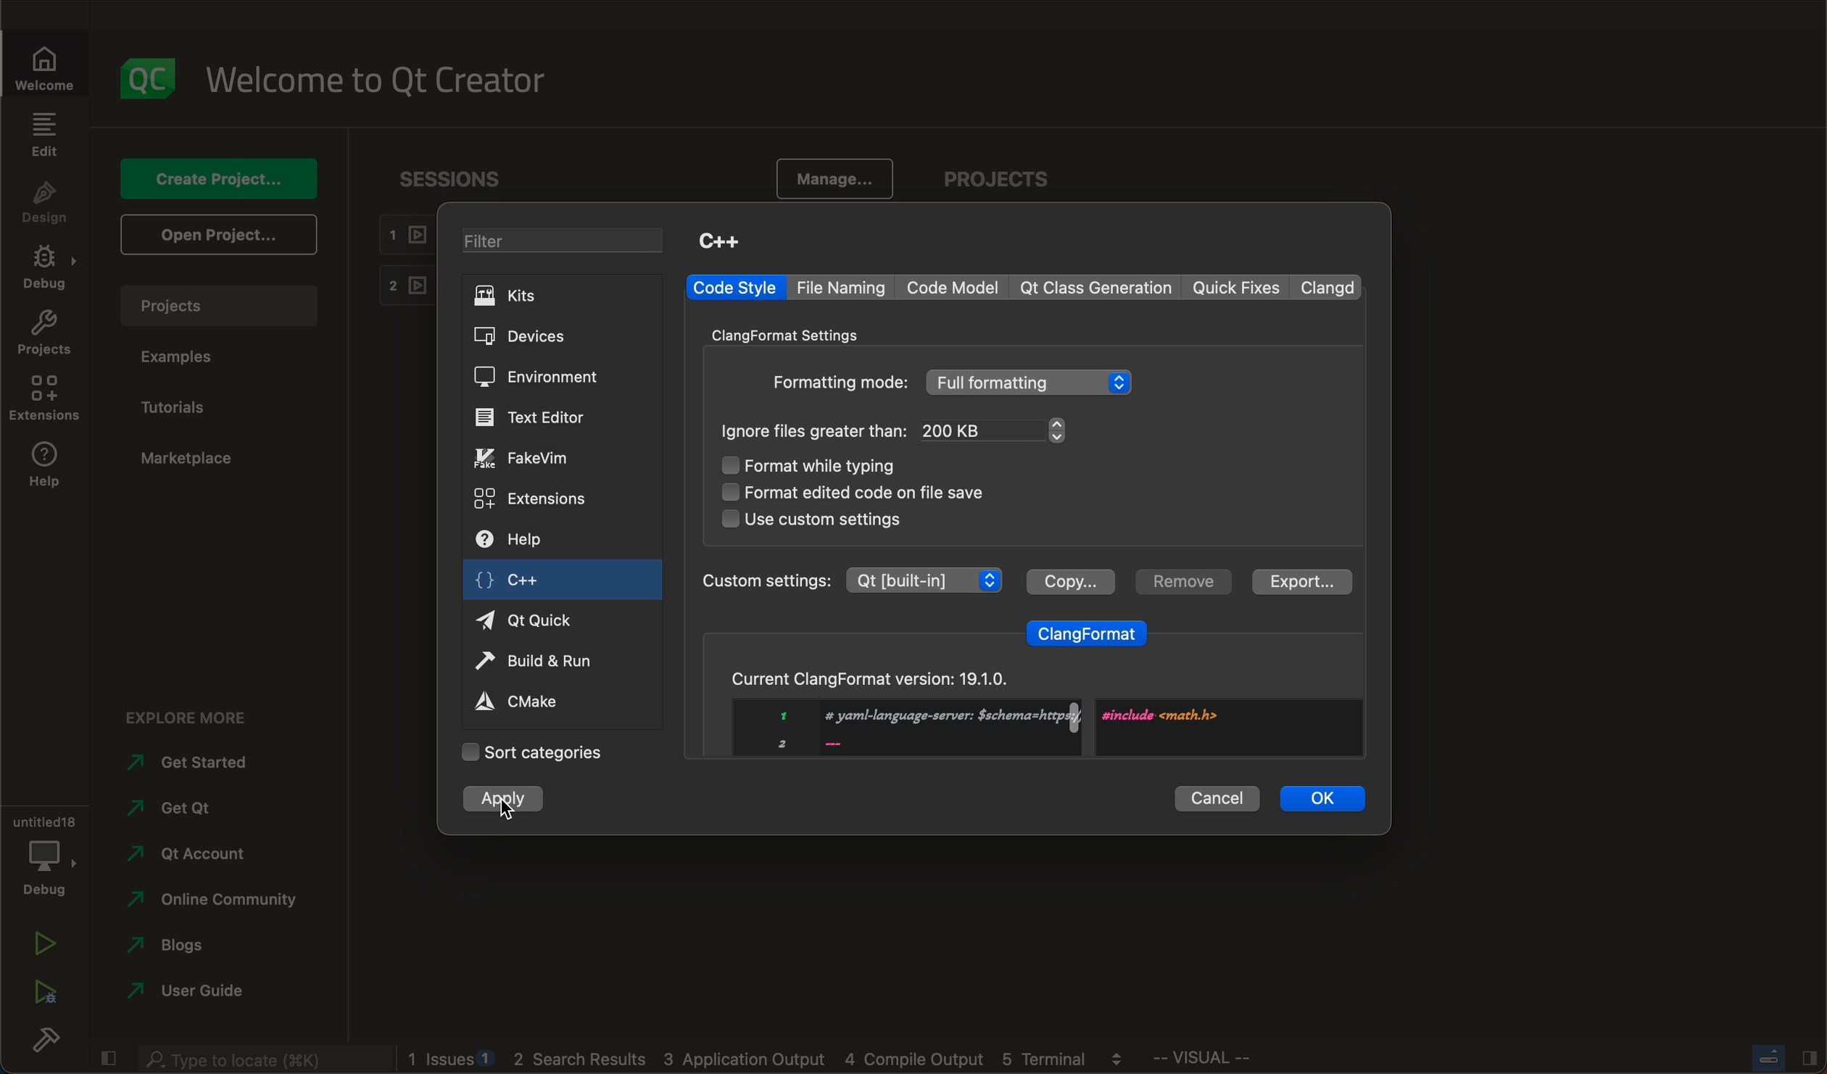  Describe the element at coordinates (850, 580) in the screenshot. I see `custom setting` at that location.